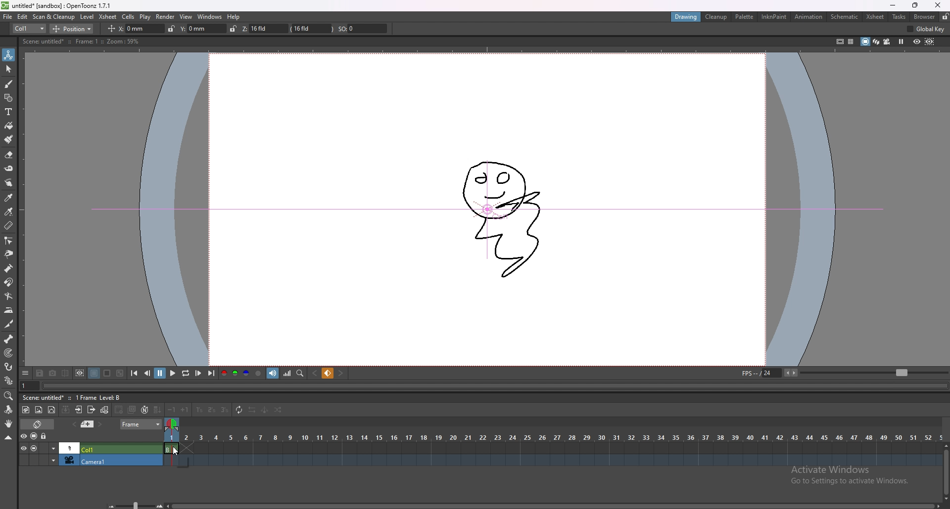 Image resolution: width=950 pixels, height=509 pixels. I want to click on preview toggle, so click(22, 436).